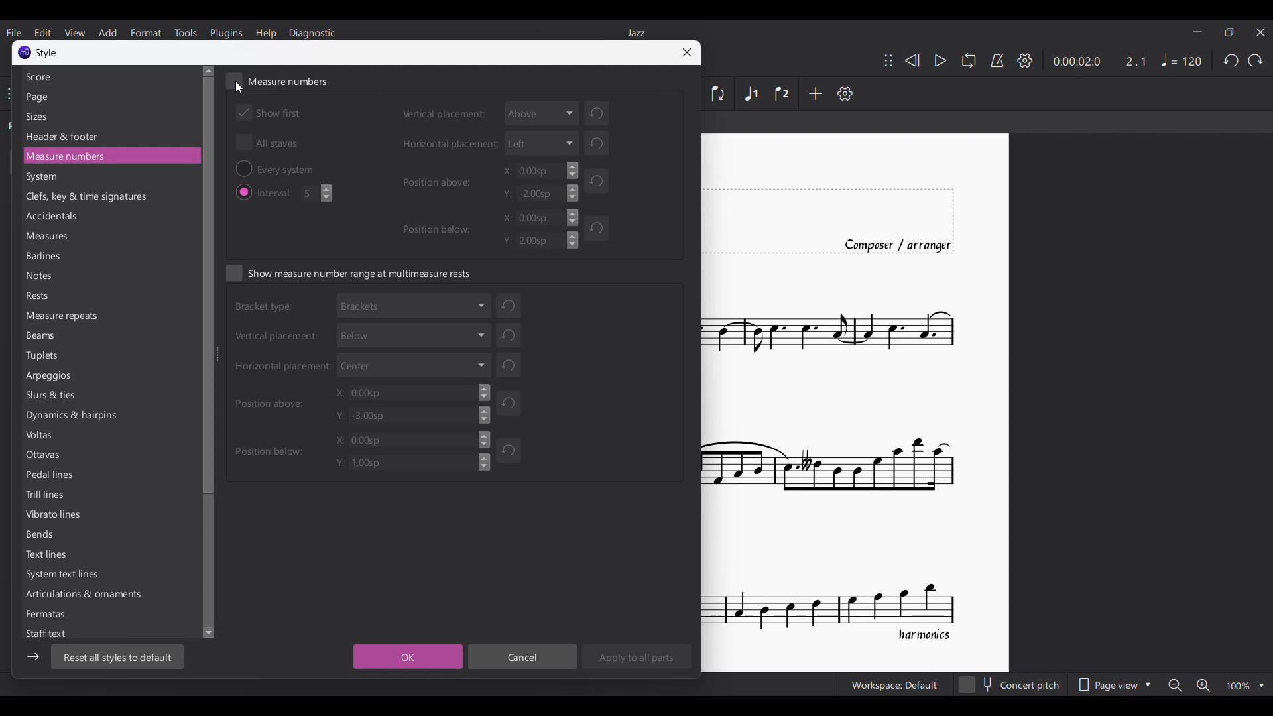  Describe the element at coordinates (968, 60) in the screenshot. I see `Loop playback` at that location.